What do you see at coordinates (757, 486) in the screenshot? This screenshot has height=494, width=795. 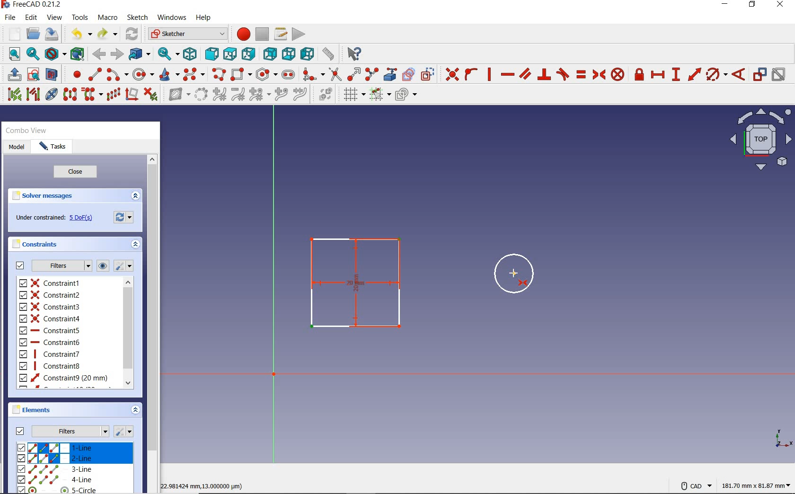 I see `181.70 mm x 81.87` at bounding box center [757, 486].